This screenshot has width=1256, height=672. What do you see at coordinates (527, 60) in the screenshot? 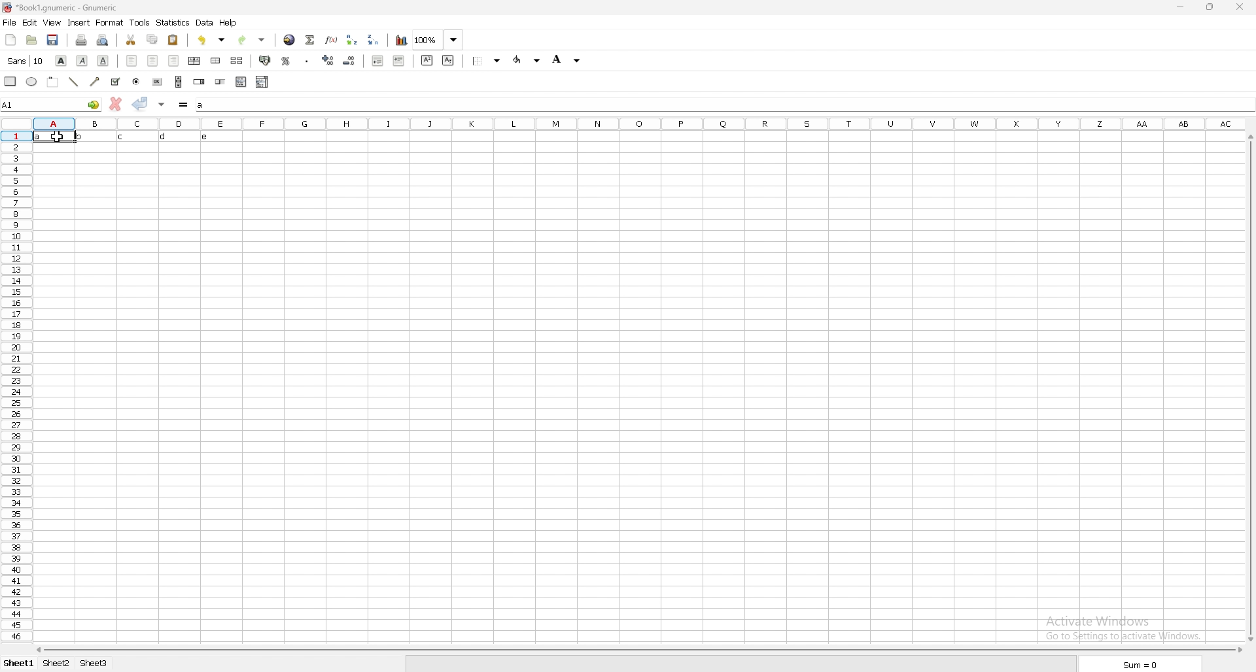
I see `foreground` at bounding box center [527, 60].